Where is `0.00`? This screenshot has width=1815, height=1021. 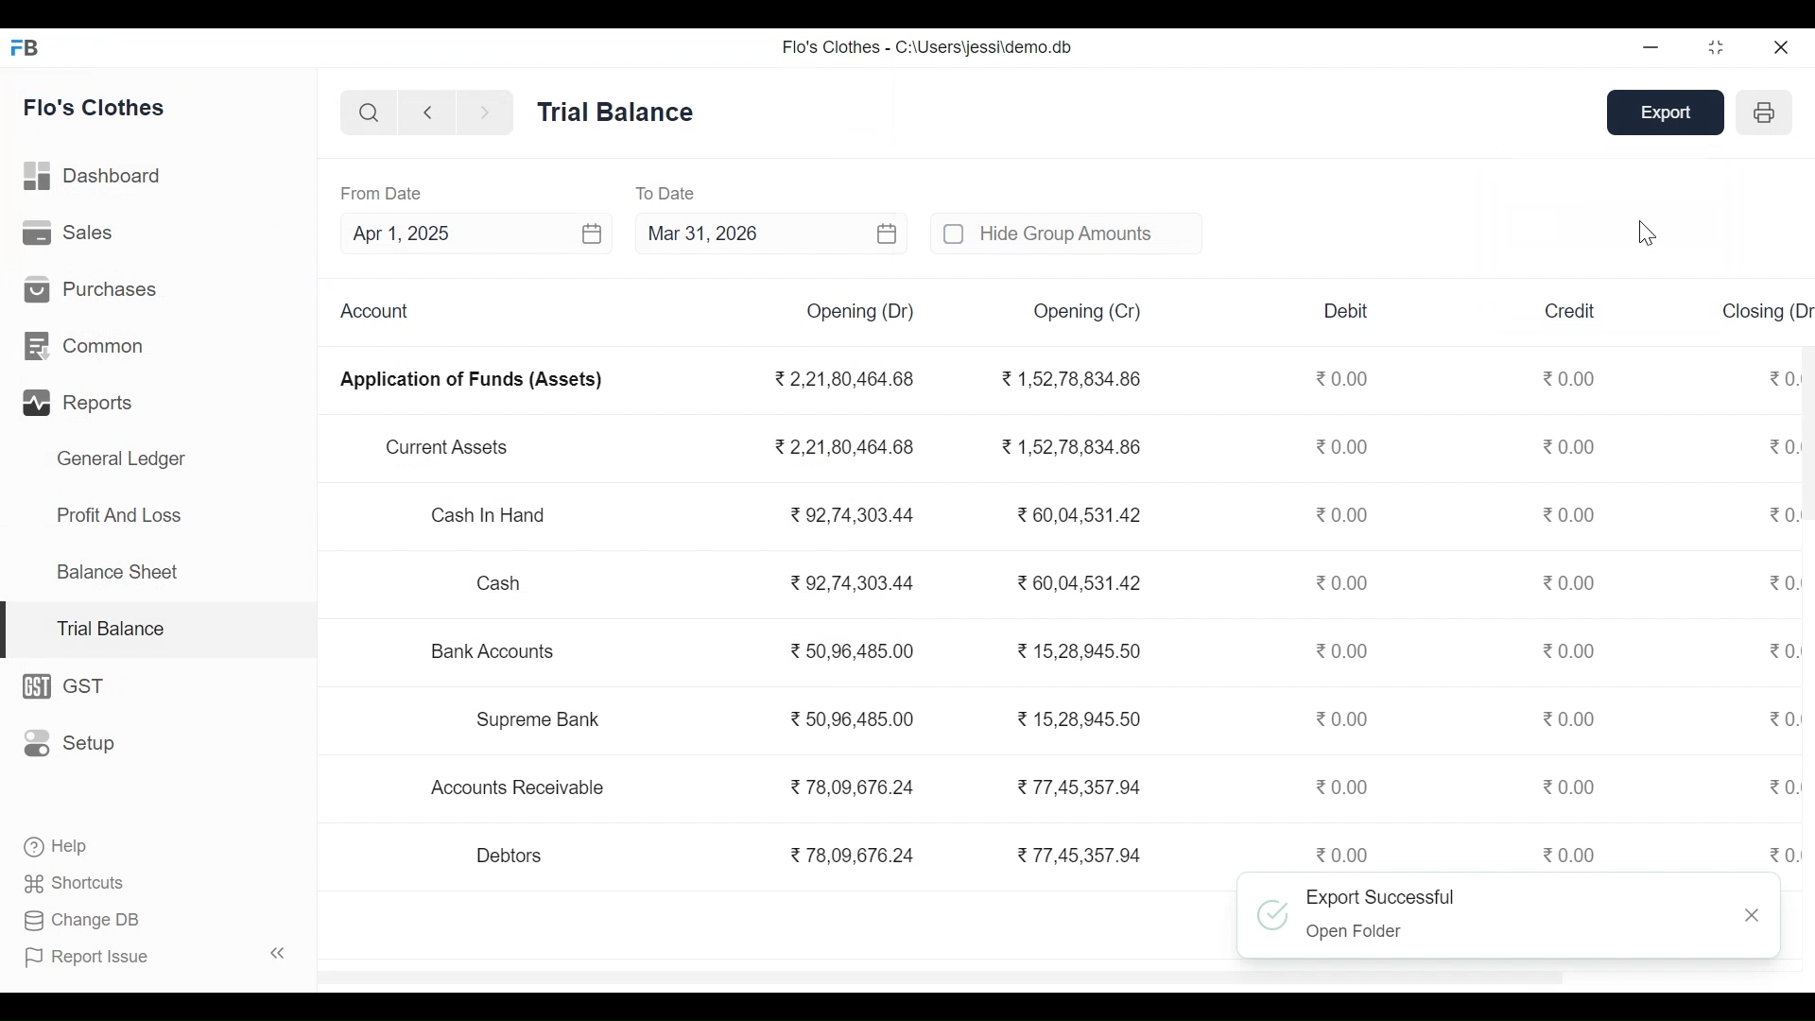 0.00 is located at coordinates (1781, 854).